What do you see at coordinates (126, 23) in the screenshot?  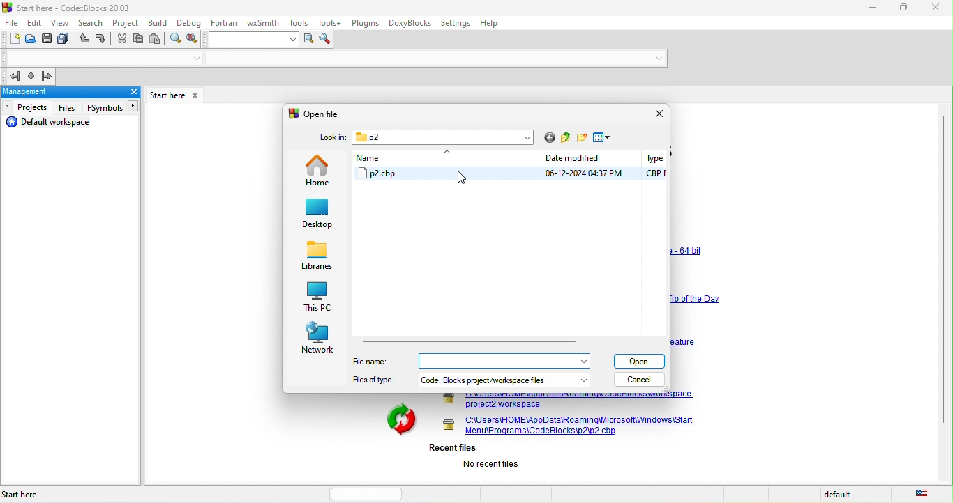 I see `project` at bounding box center [126, 23].